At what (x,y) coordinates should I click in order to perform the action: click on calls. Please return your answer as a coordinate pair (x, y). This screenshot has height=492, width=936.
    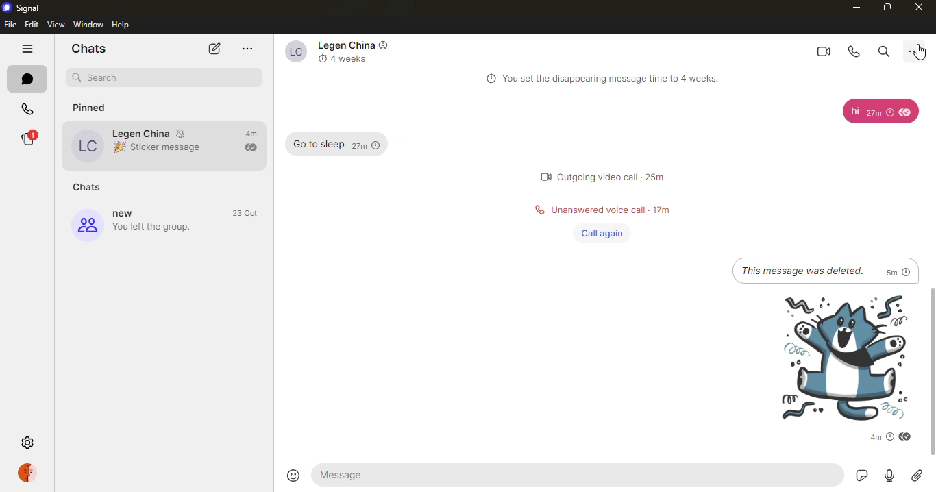
    Looking at the image, I should click on (27, 108).